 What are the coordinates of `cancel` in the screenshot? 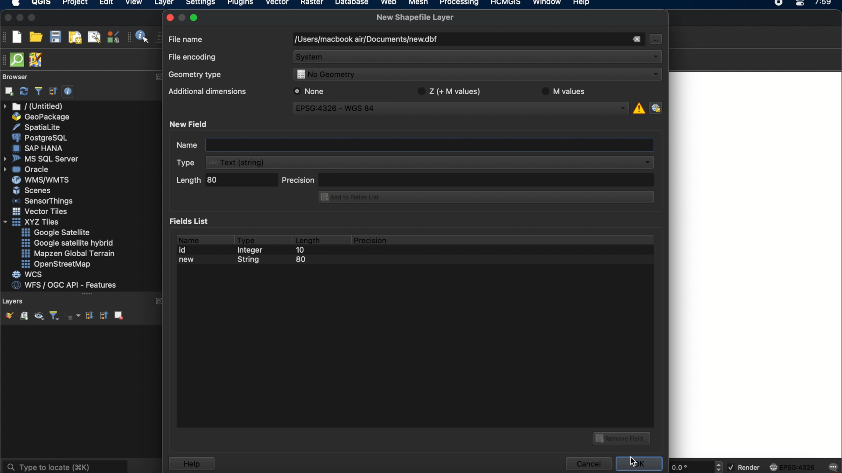 It's located at (588, 464).